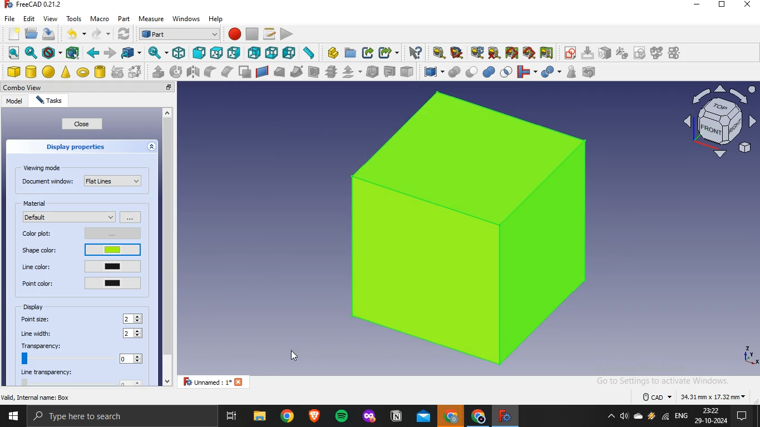  Describe the element at coordinates (477, 52) in the screenshot. I see `refresh` at that location.